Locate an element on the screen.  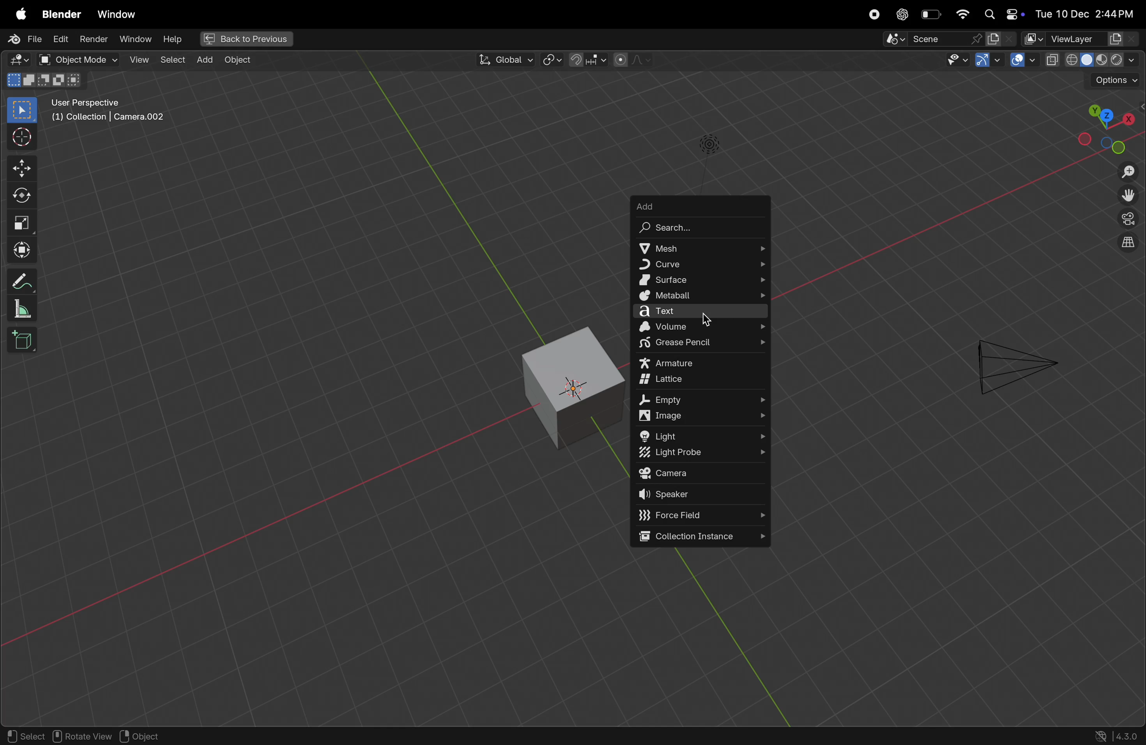
add is located at coordinates (204, 59).